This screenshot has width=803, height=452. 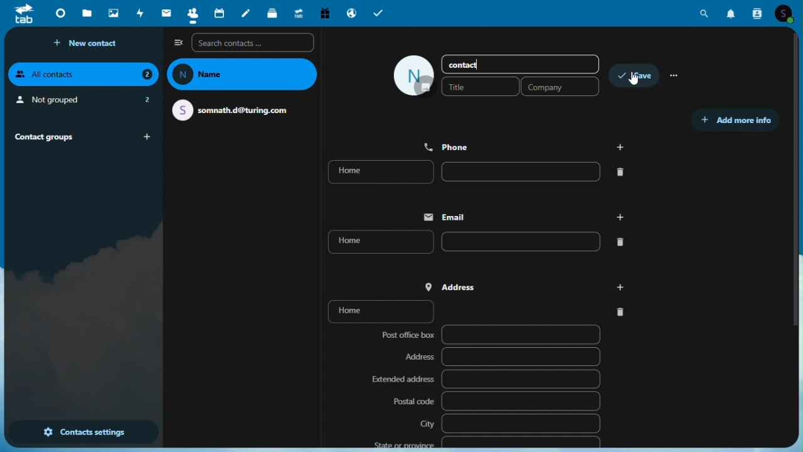 What do you see at coordinates (482, 172) in the screenshot?
I see `home` at bounding box center [482, 172].